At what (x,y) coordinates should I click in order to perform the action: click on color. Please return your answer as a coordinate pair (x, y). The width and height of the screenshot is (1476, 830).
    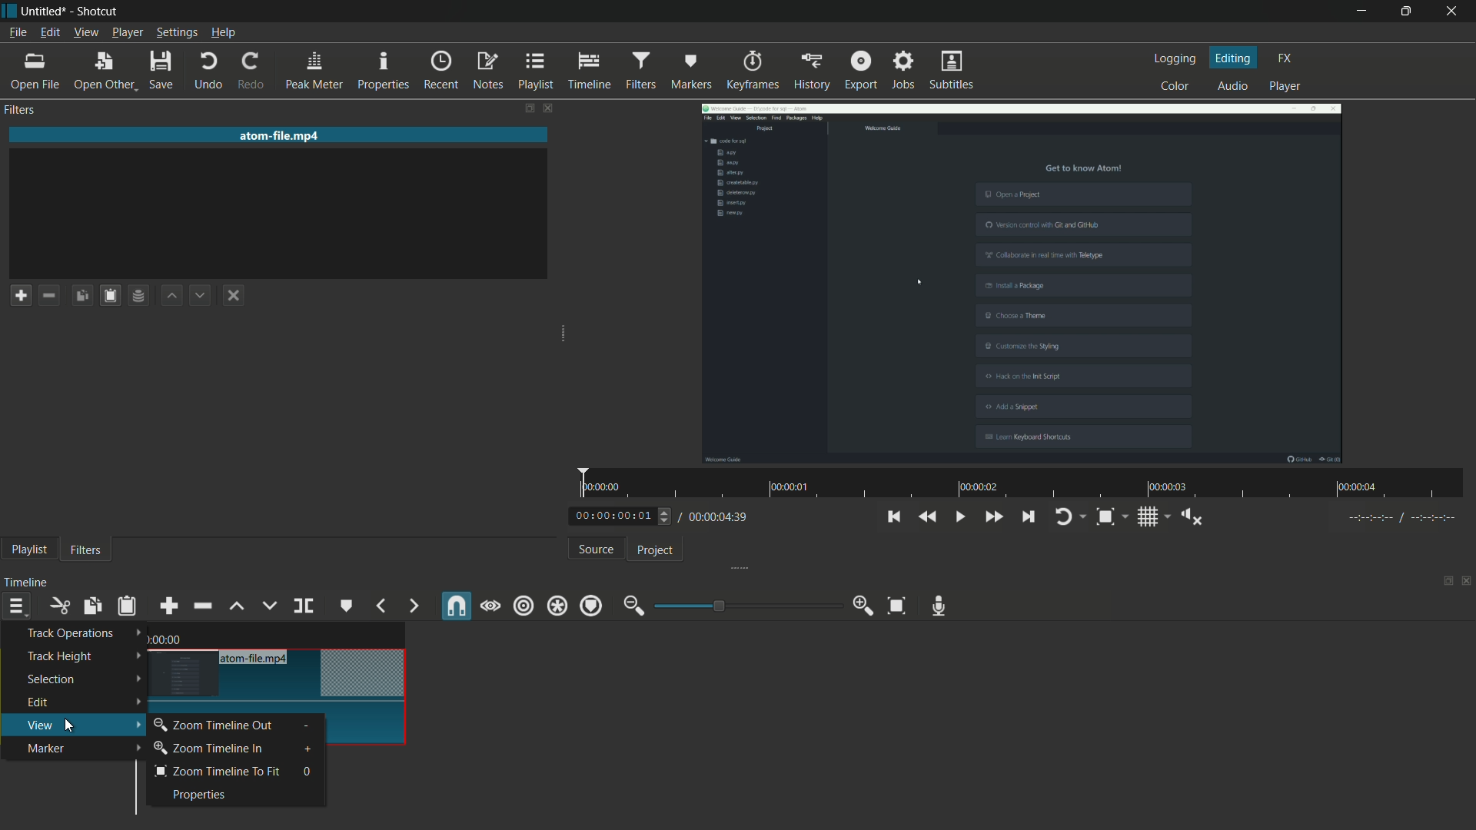
    Looking at the image, I should click on (1178, 86).